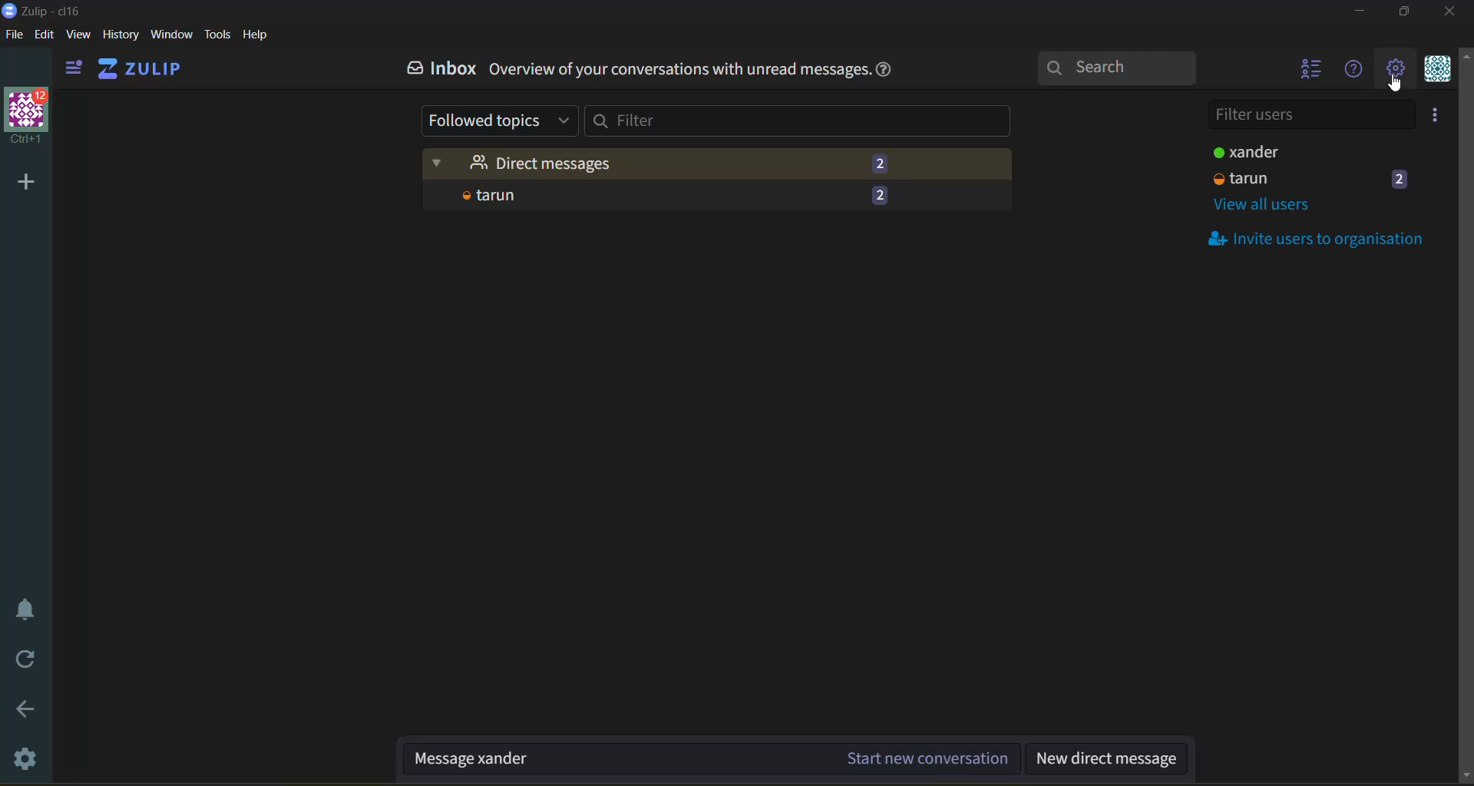  Describe the element at coordinates (1265, 207) in the screenshot. I see `view all users` at that location.